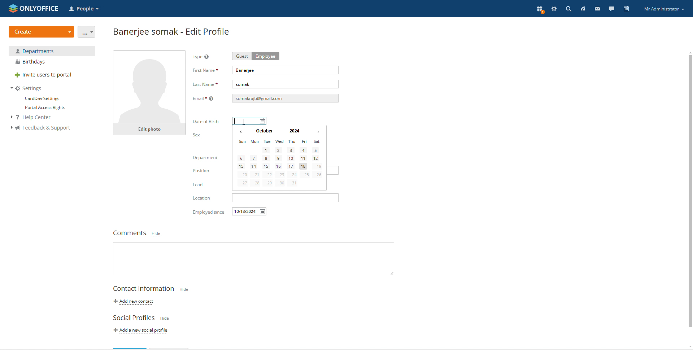 This screenshot has height=350, width=693. Describe the element at coordinates (205, 171) in the screenshot. I see `Position` at that location.